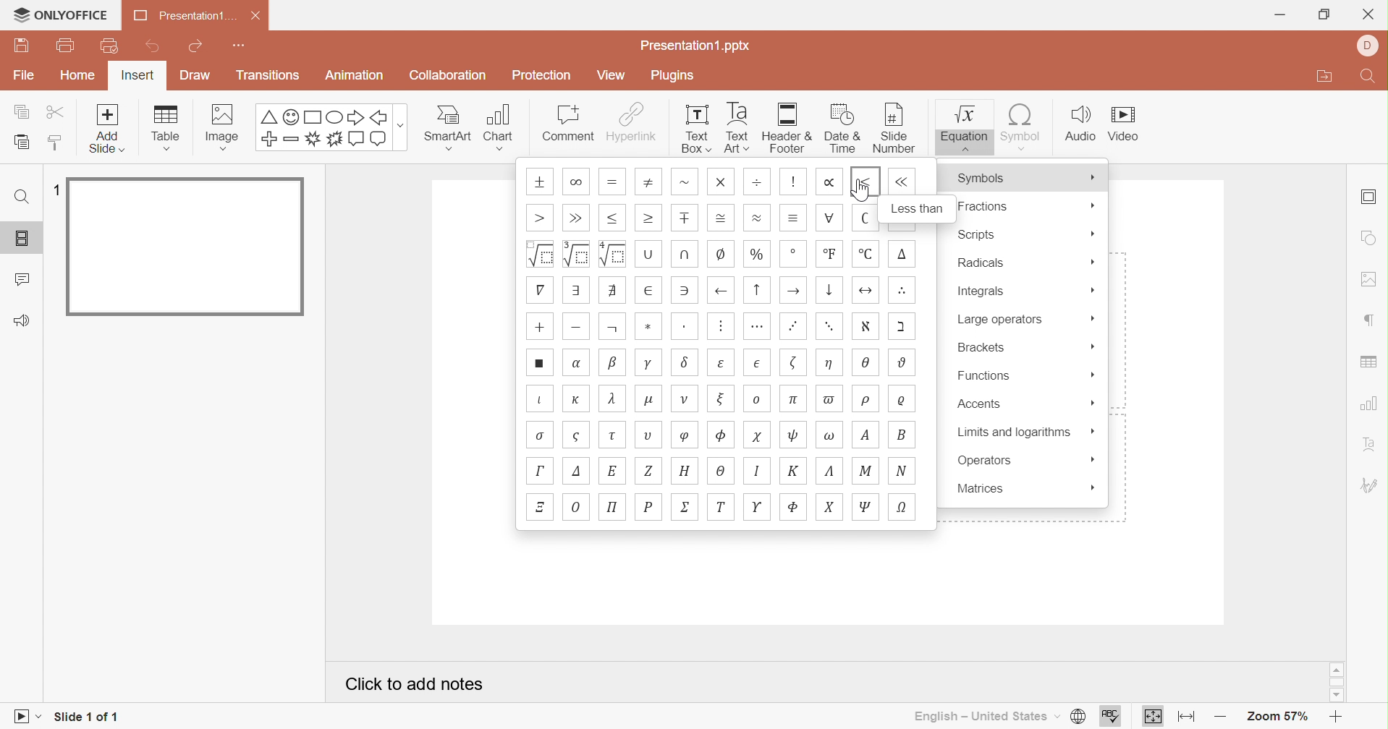  I want to click on Comments, so click(23, 278).